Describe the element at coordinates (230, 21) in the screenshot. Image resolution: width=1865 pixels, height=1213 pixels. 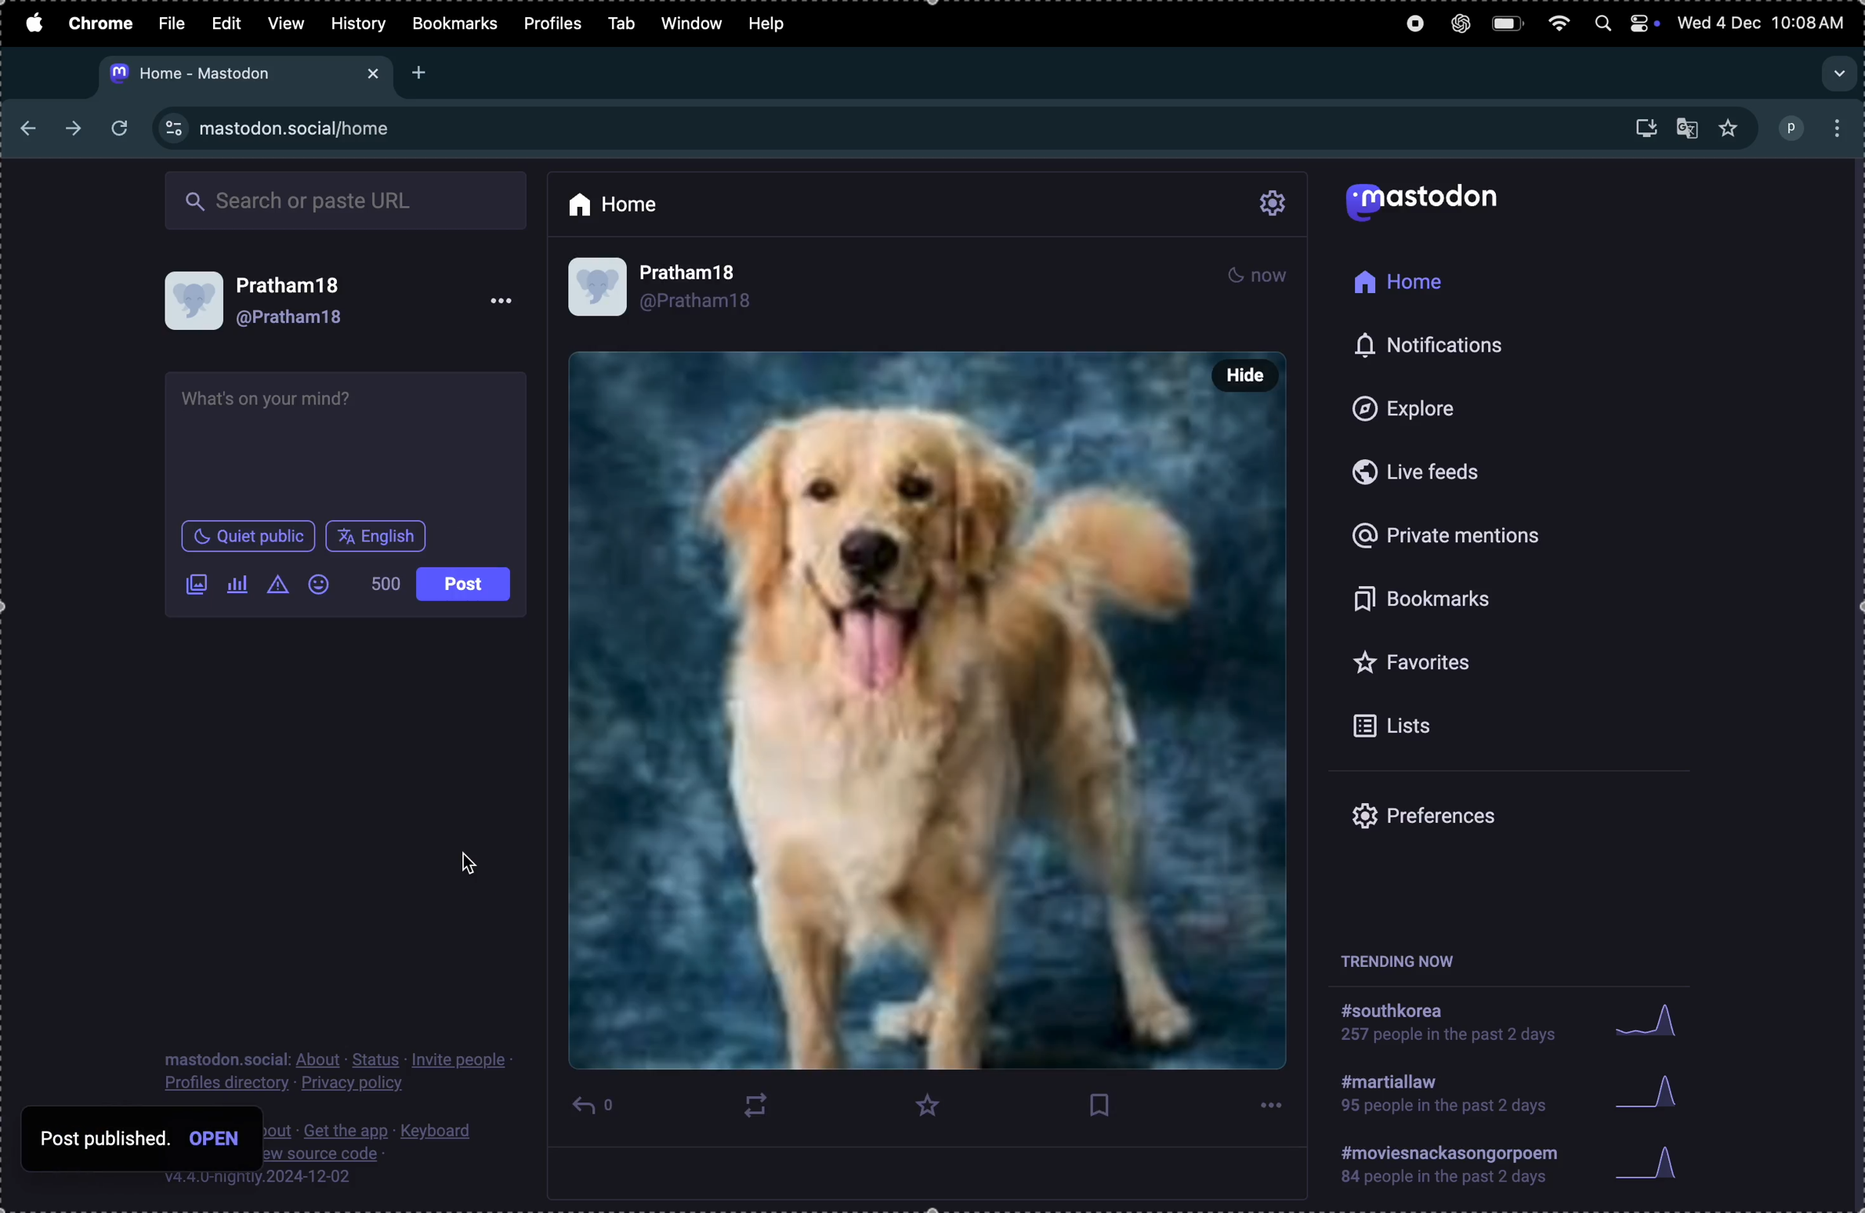
I see `Edit` at that location.